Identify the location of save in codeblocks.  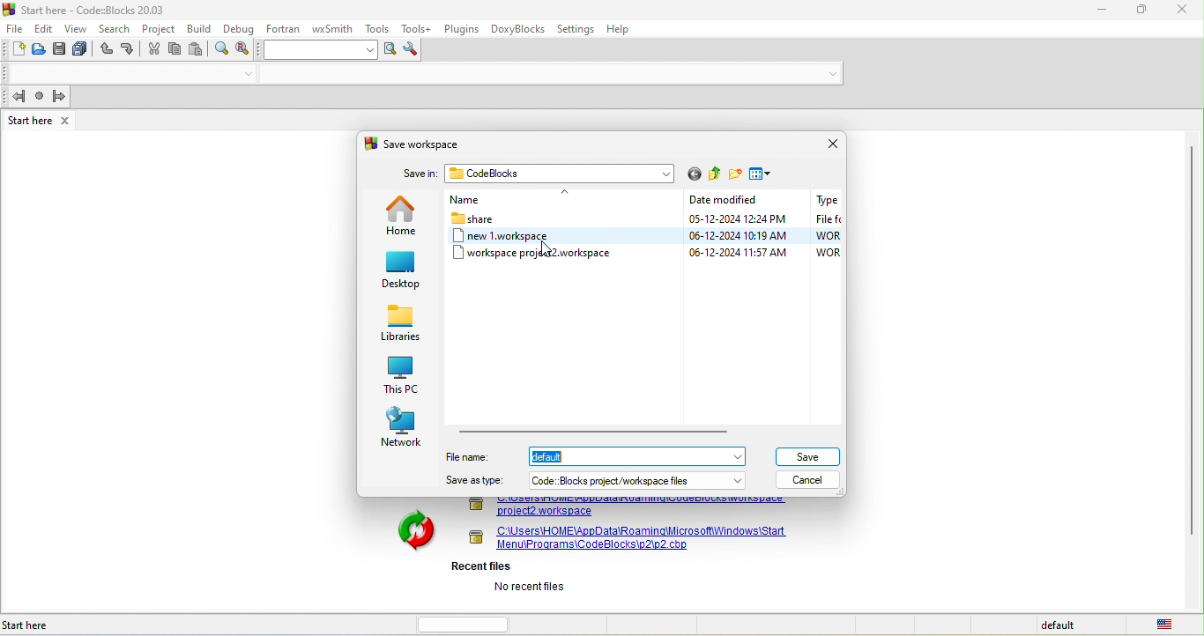
(533, 174).